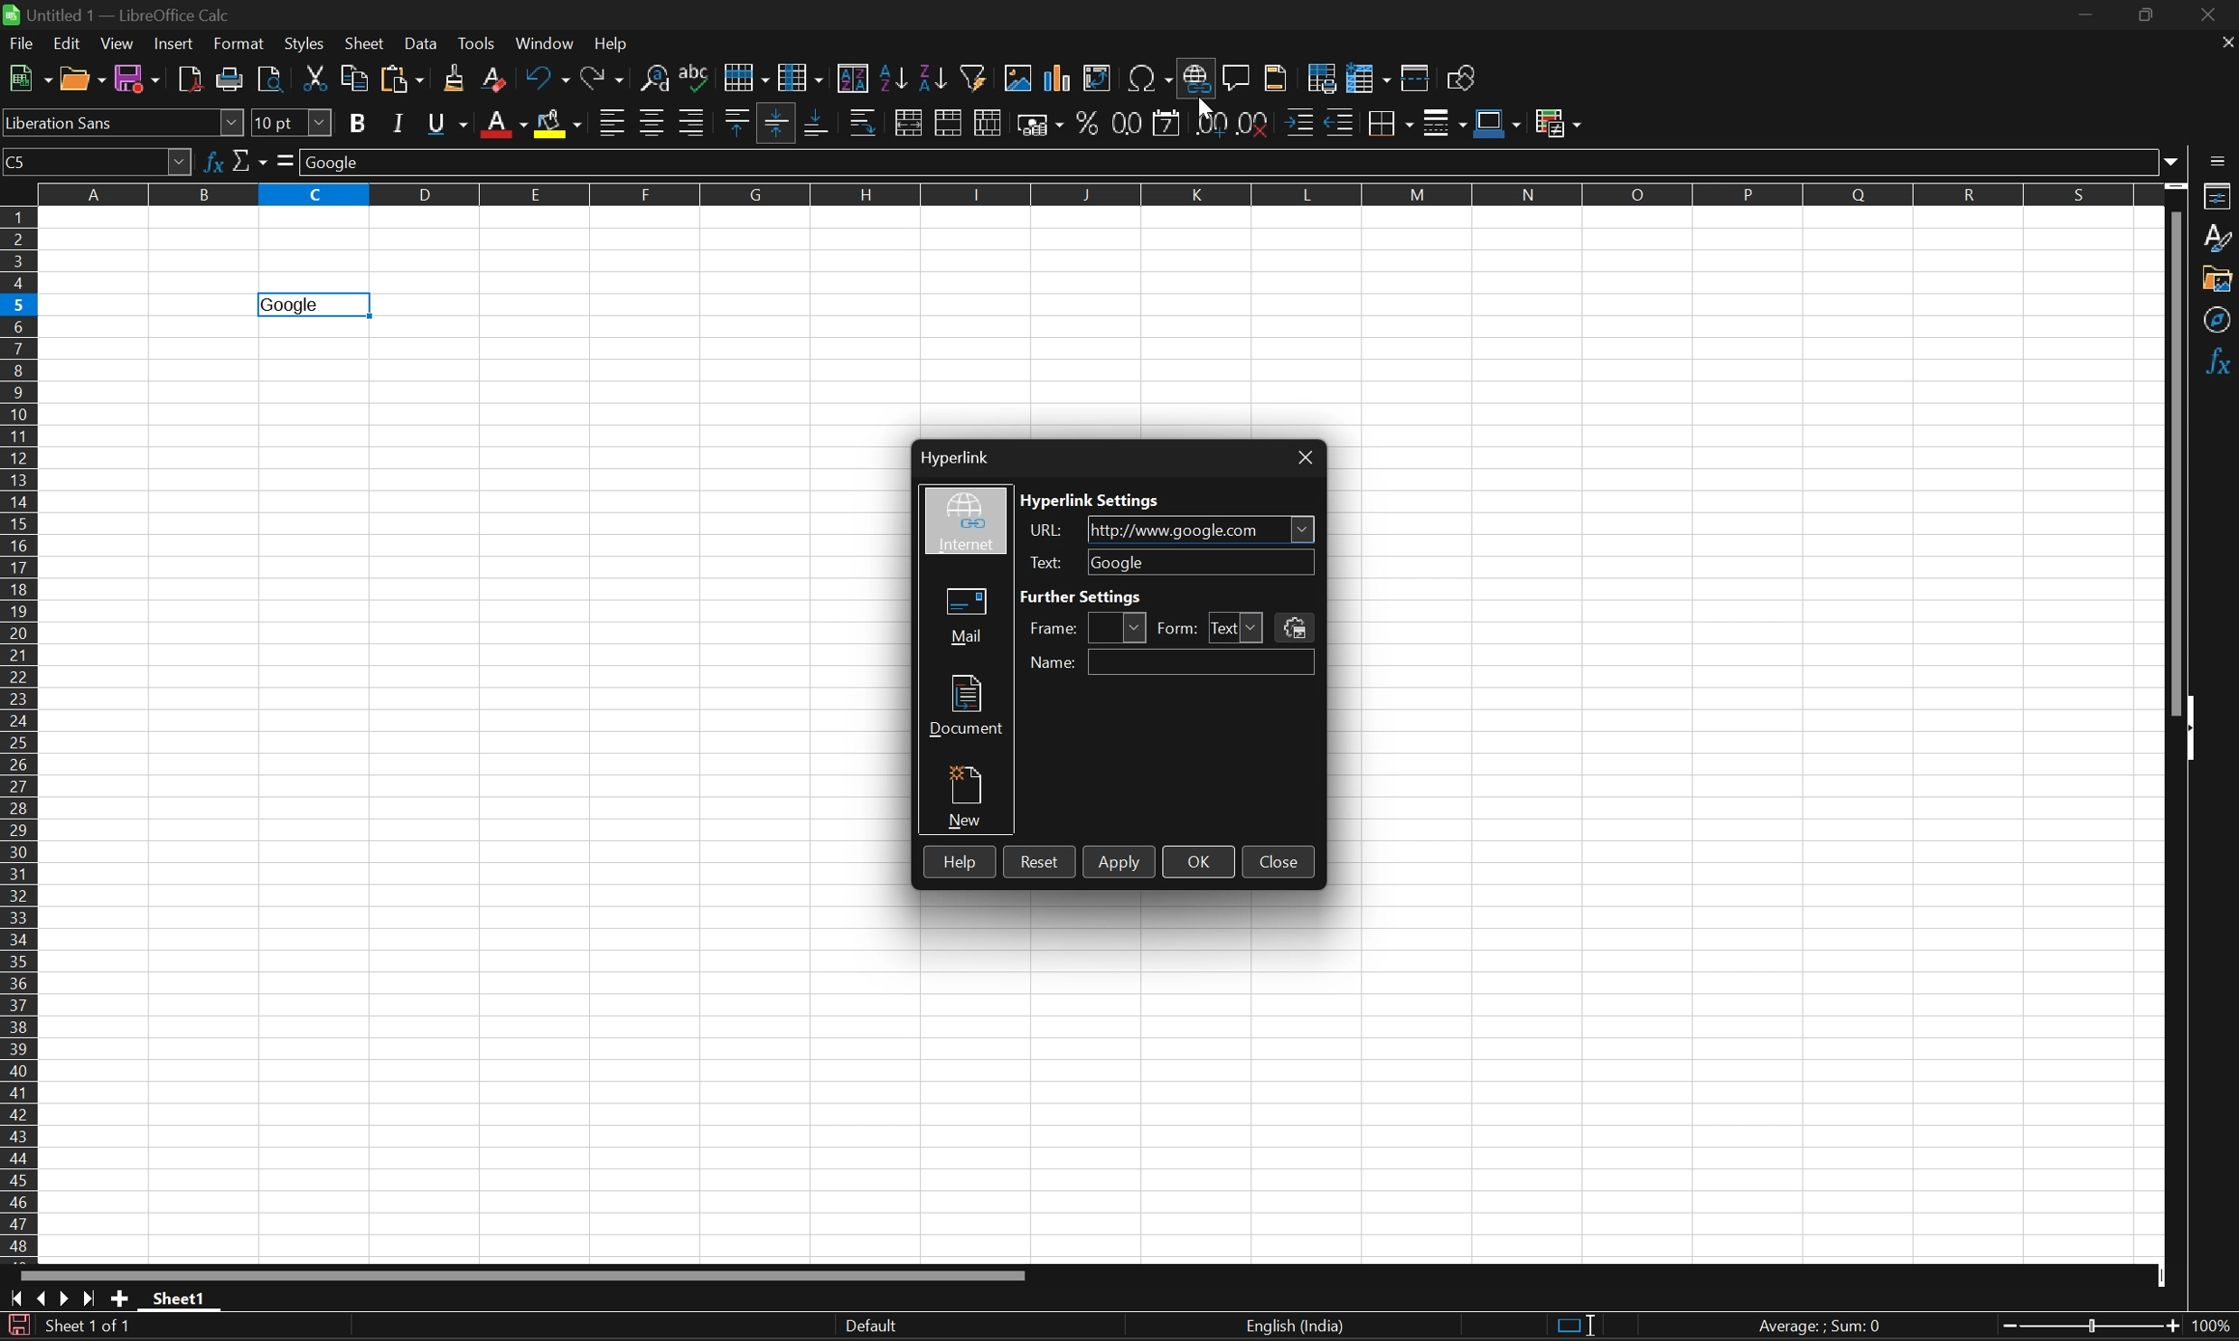 This screenshot has height=1341, width=2239. What do you see at coordinates (28, 78) in the screenshot?
I see `New` at bounding box center [28, 78].